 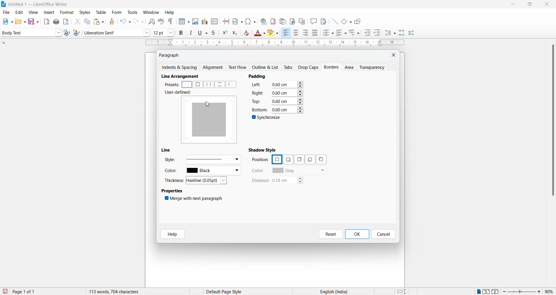 What do you see at coordinates (65, 13) in the screenshot?
I see `format` at bounding box center [65, 13].